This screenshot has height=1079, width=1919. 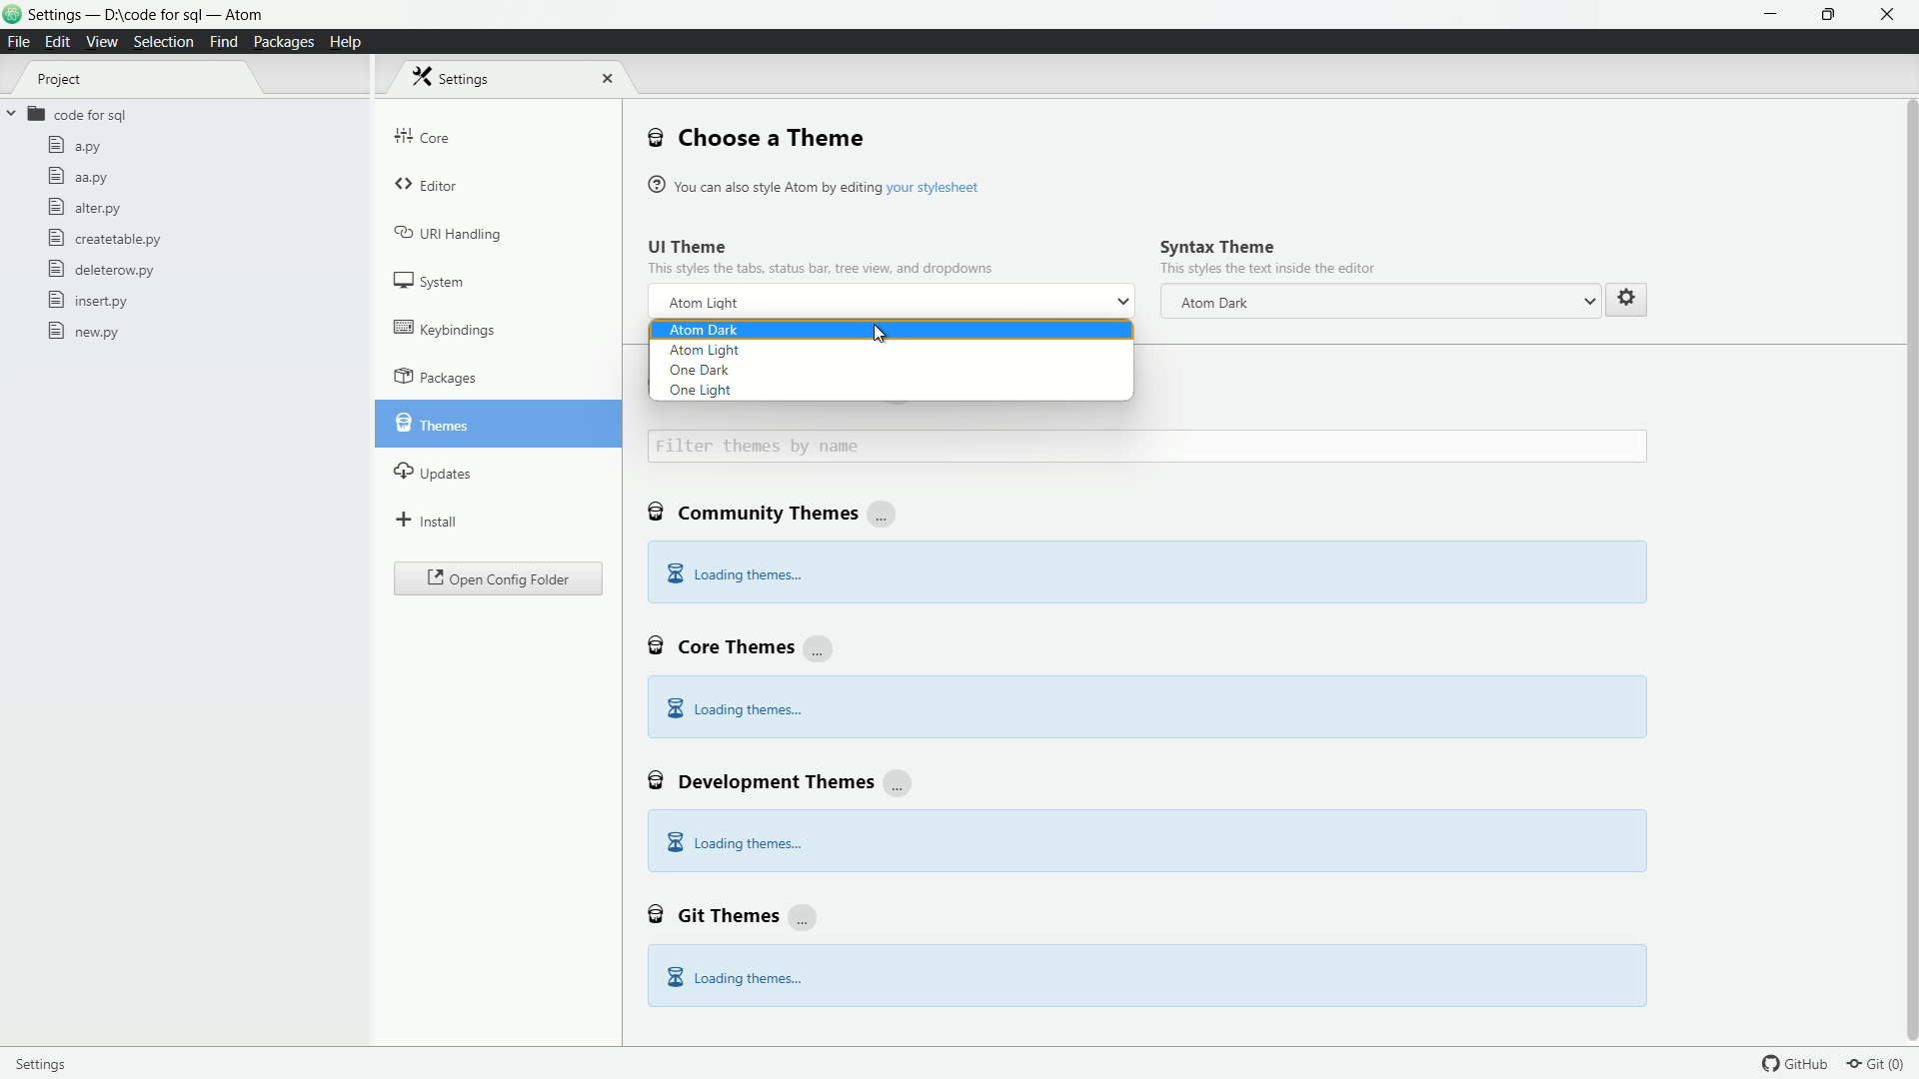 What do you see at coordinates (145, 16) in the screenshot?
I see `project - D:\code for sql - atom` at bounding box center [145, 16].